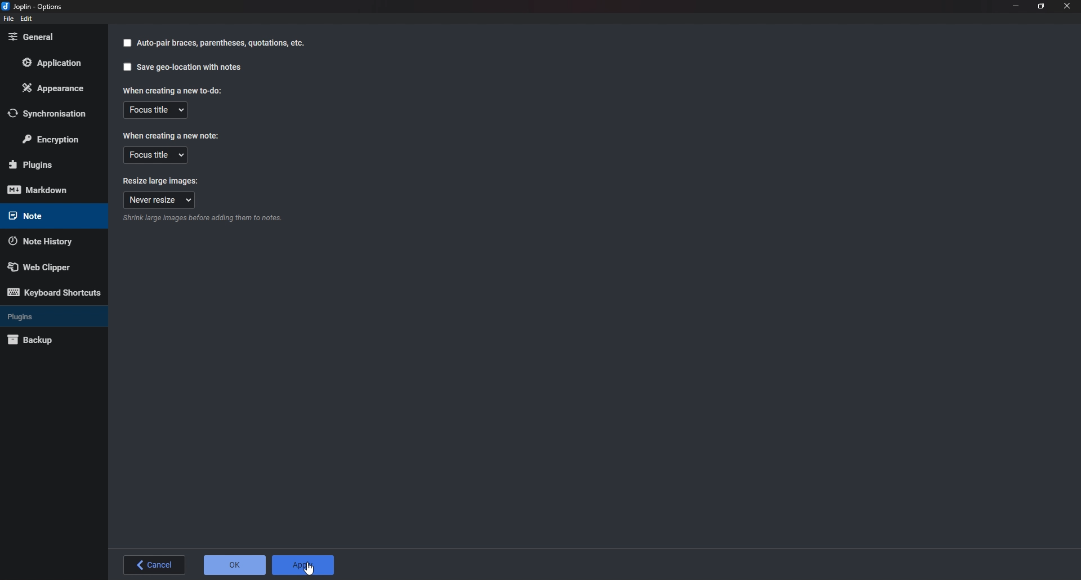 The height and width of the screenshot is (580, 1081). Describe the element at coordinates (1066, 6) in the screenshot. I see `close` at that location.